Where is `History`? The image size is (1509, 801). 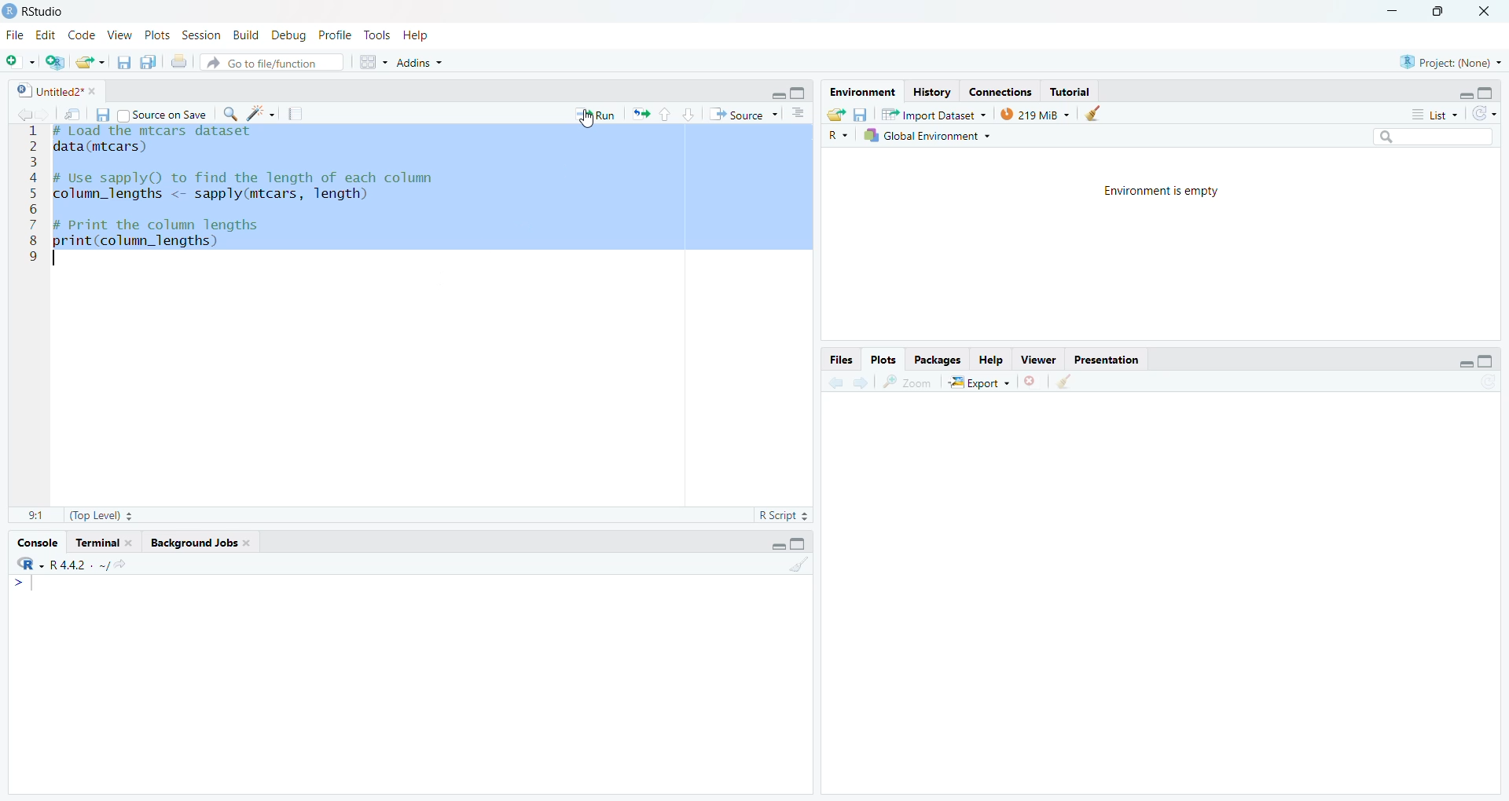 History is located at coordinates (931, 92).